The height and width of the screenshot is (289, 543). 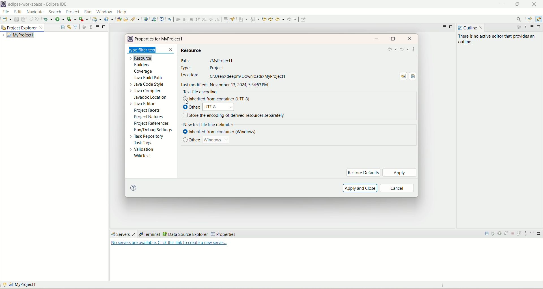 What do you see at coordinates (518, 19) in the screenshot?
I see `search` at bounding box center [518, 19].